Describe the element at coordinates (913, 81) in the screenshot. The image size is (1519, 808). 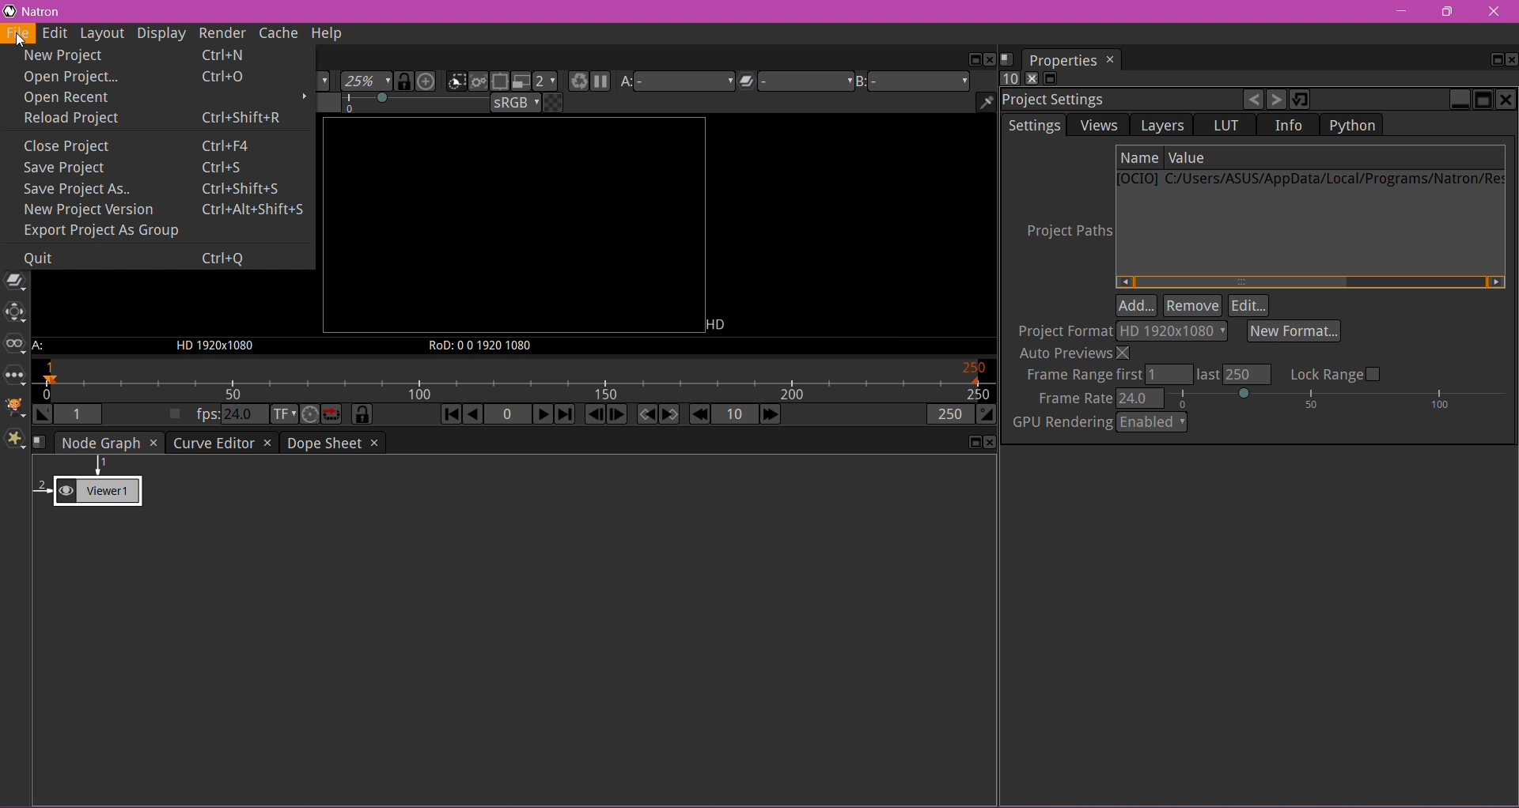
I see `Viewer Input B` at that location.